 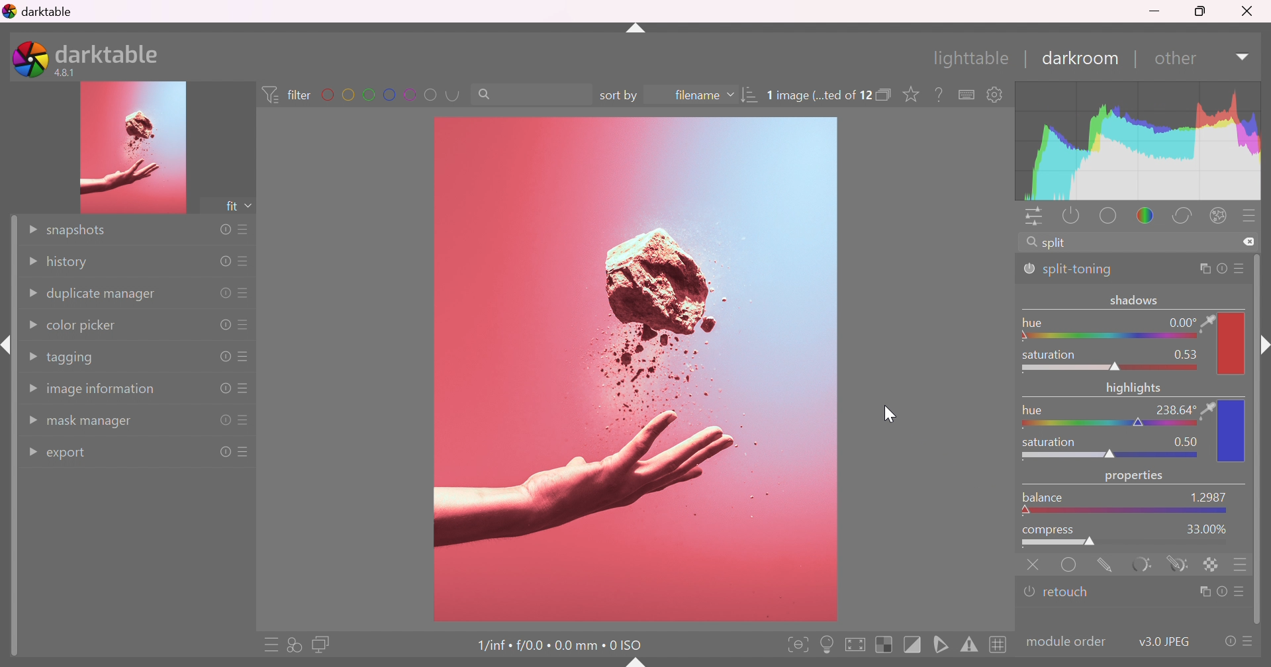 What do you see at coordinates (1208, 498) in the screenshot?
I see `45.7792` at bounding box center [1208, 498].